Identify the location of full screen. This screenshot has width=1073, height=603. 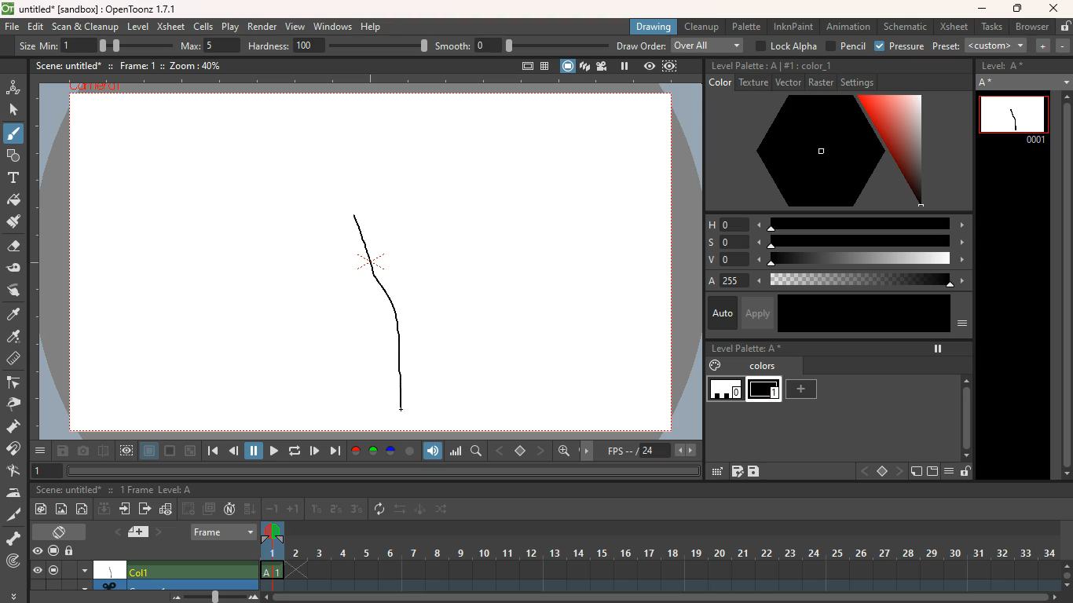
(521, 64).